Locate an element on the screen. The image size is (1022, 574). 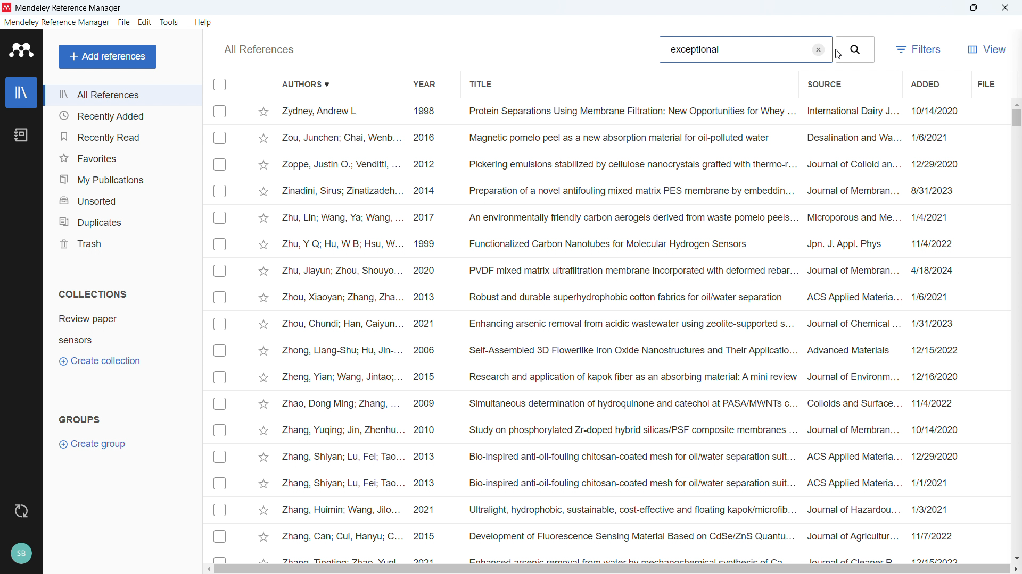
Groups  is located at coordinates (80, 419).